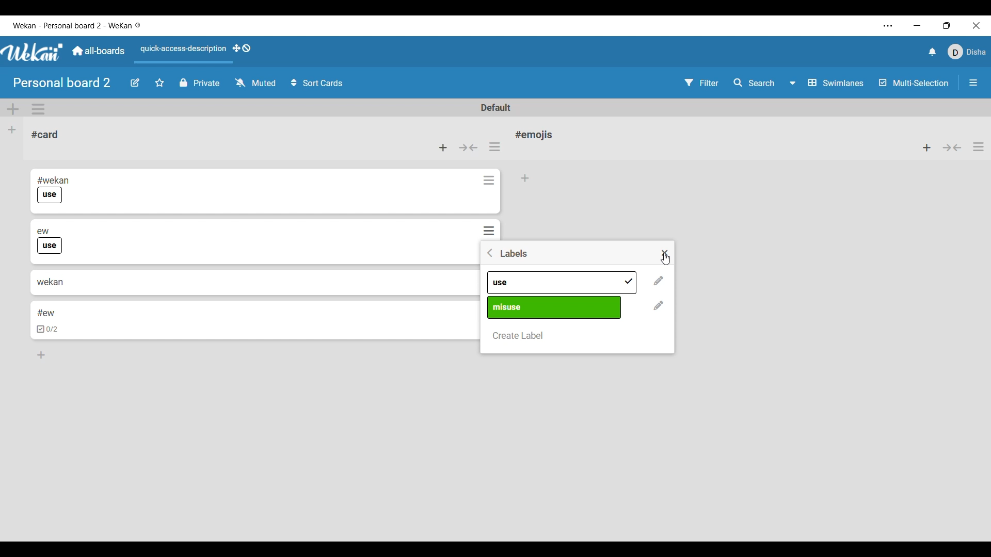 This screenshot has height=557, width=991. I want to click on Pre-existing labels differentiated by name and color, so click(550, 283).